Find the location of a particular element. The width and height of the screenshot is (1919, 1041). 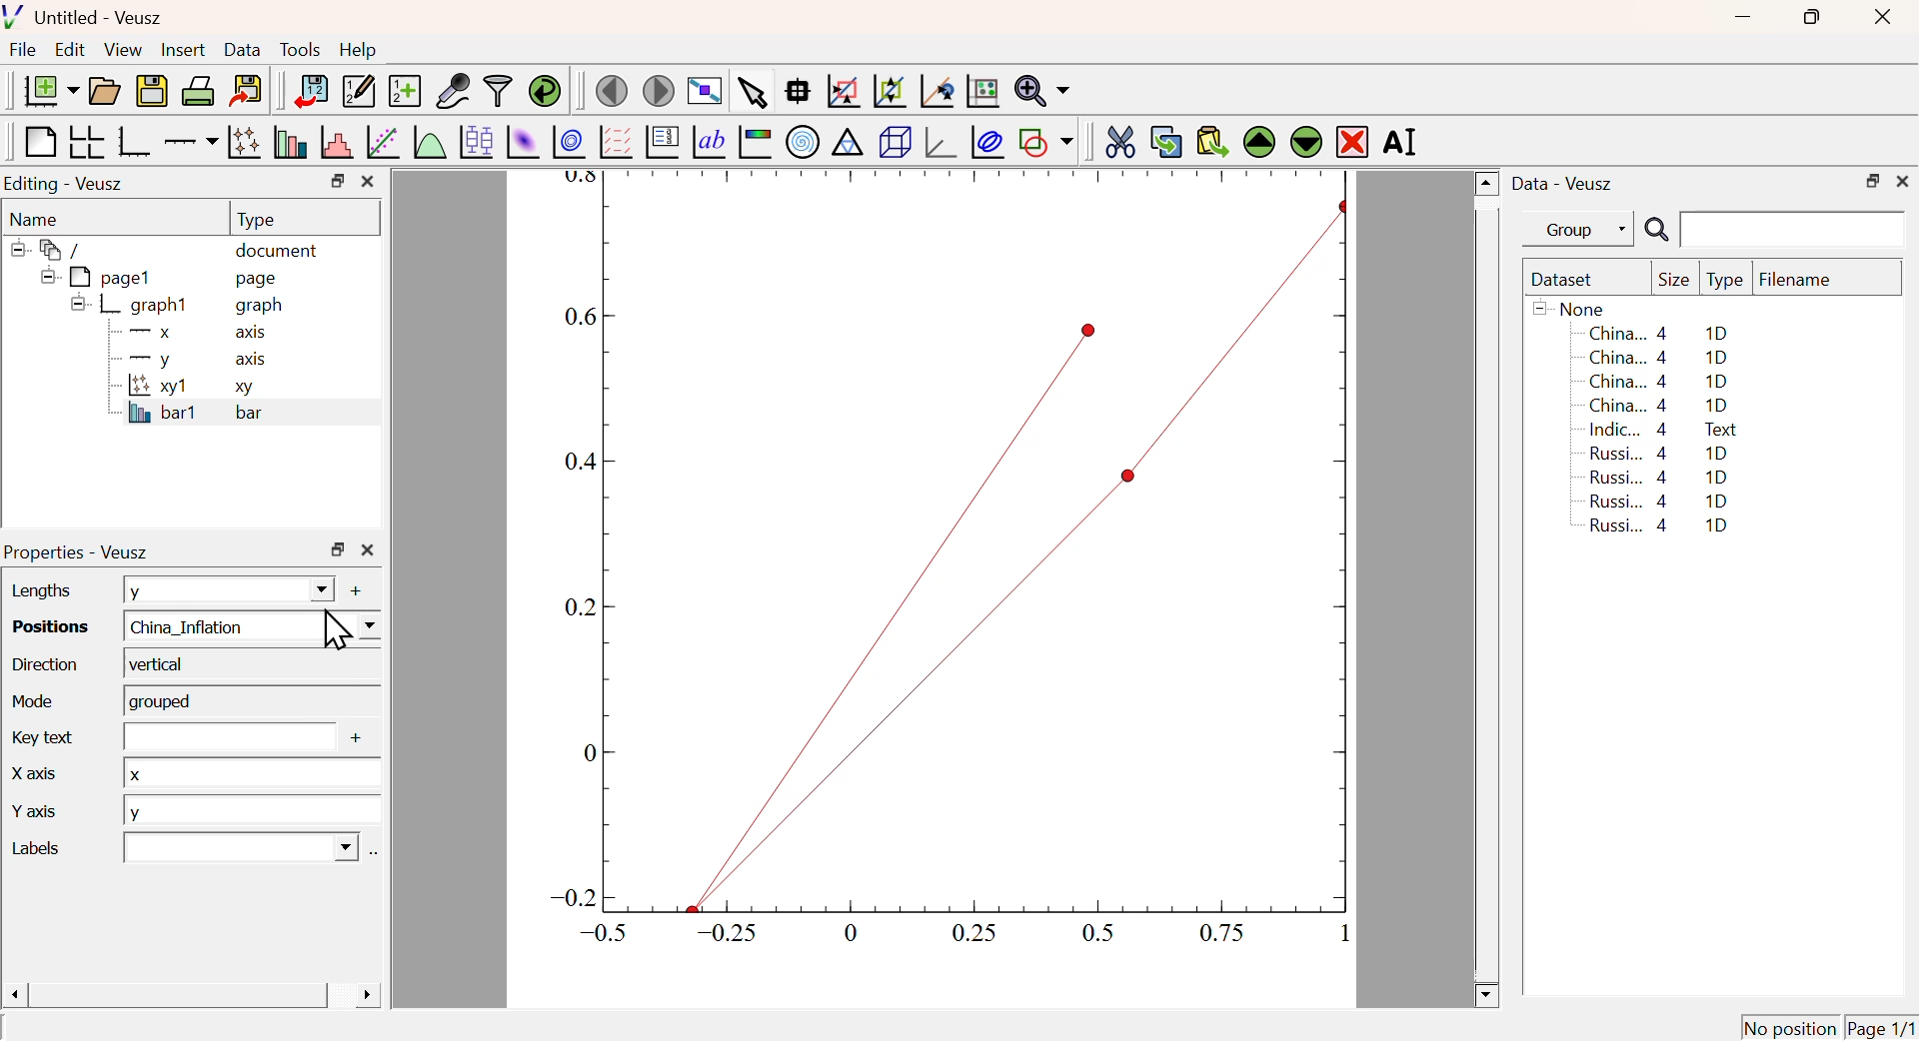

Read Data points on graph is located at coordinates (798, 90).